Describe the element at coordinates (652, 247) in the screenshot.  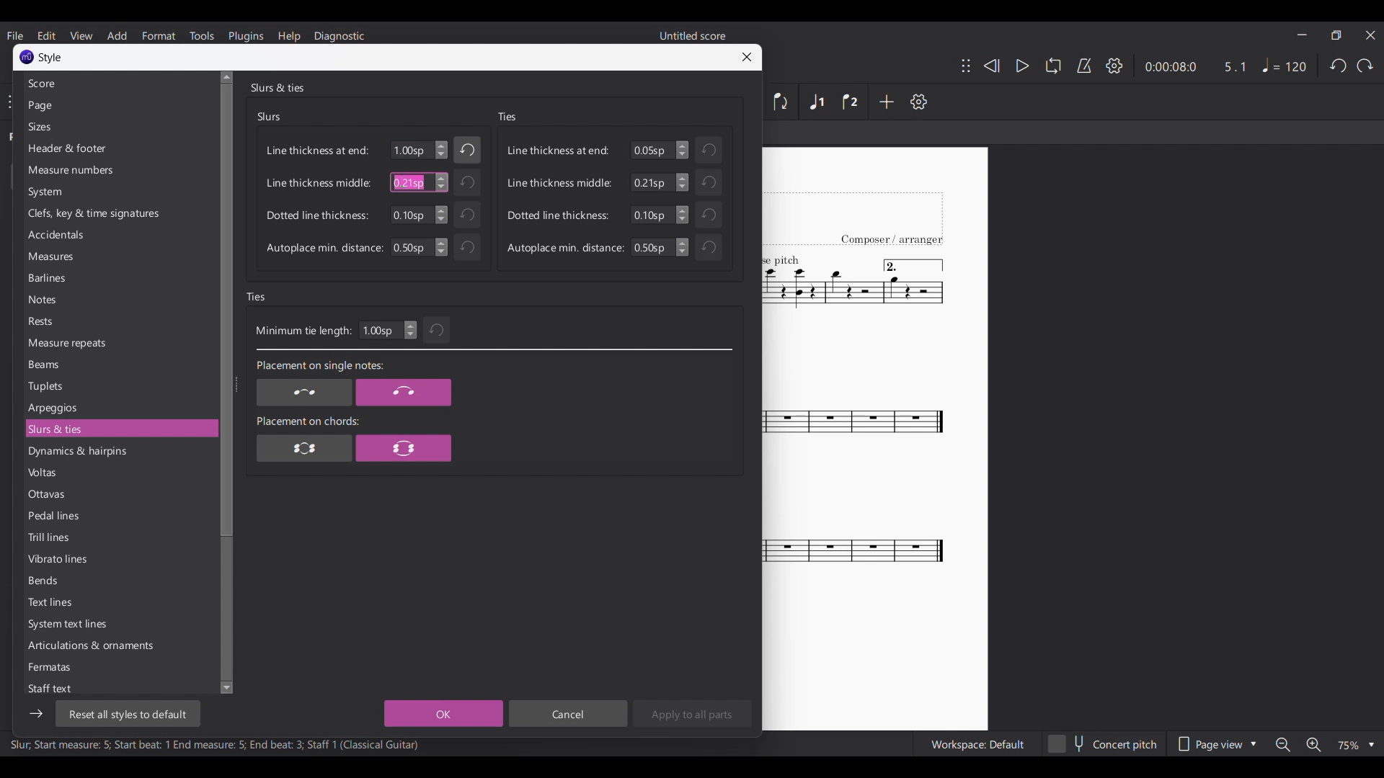
I see `Input autoplace min. distance` at that location.